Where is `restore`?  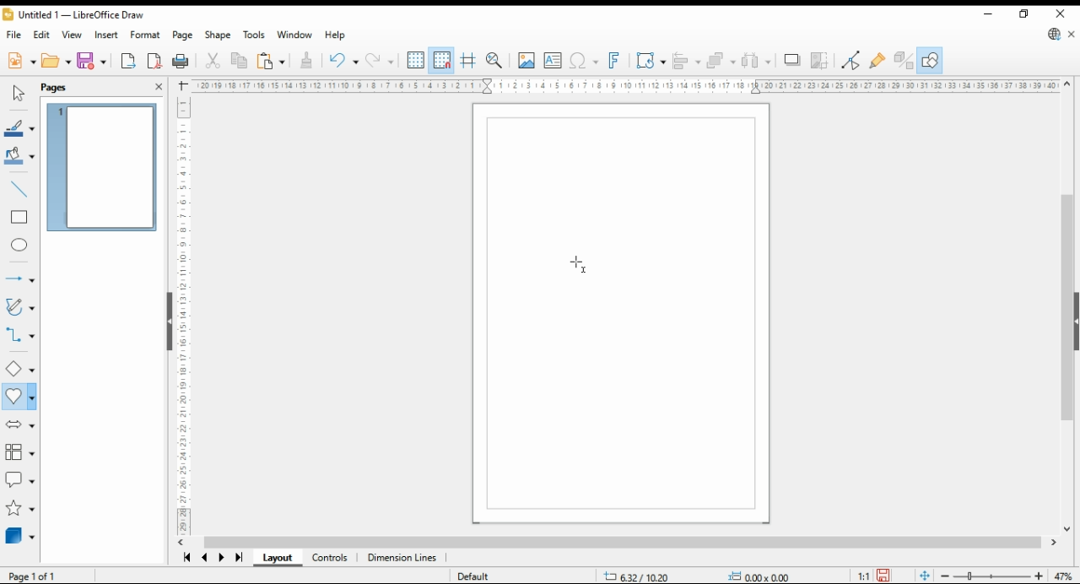 restore is located at coordinates (1023, 14).